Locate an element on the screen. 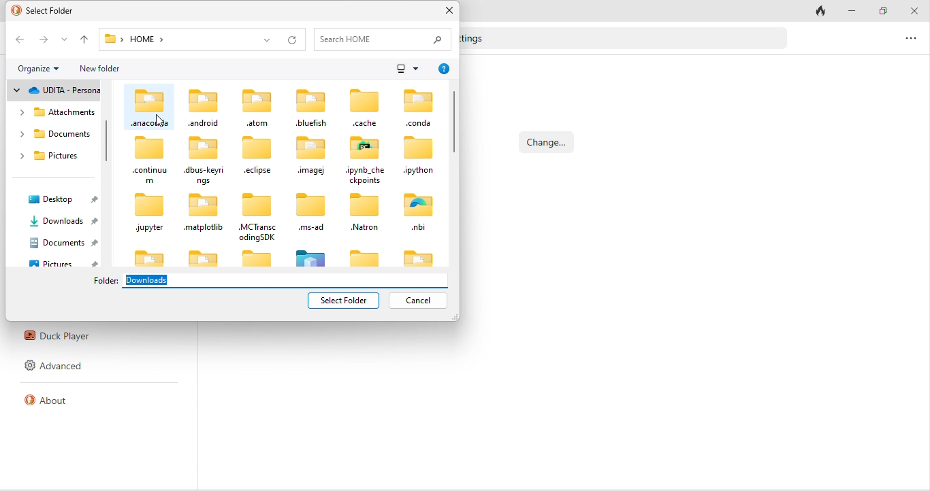 Image resolution: width=930 pixels, height=491 pixels. more options is located at coordinates (407, 67).